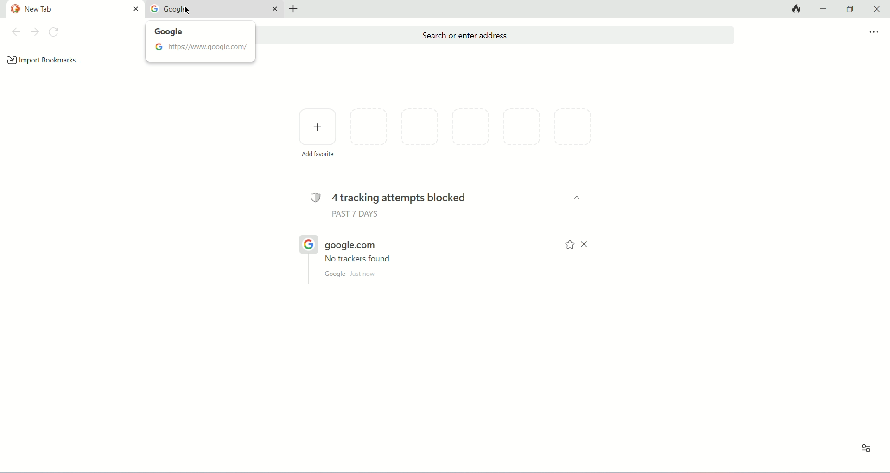 This screenshot has height=473, width=890. Describe the element at coordinates (358, 261) in the screenshot. I see `no trackers found` at that location.